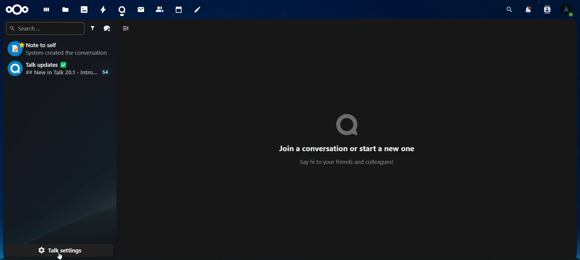  Describe the element at coordinates (142, 9) in the screenshot. I see `mail` at that location.